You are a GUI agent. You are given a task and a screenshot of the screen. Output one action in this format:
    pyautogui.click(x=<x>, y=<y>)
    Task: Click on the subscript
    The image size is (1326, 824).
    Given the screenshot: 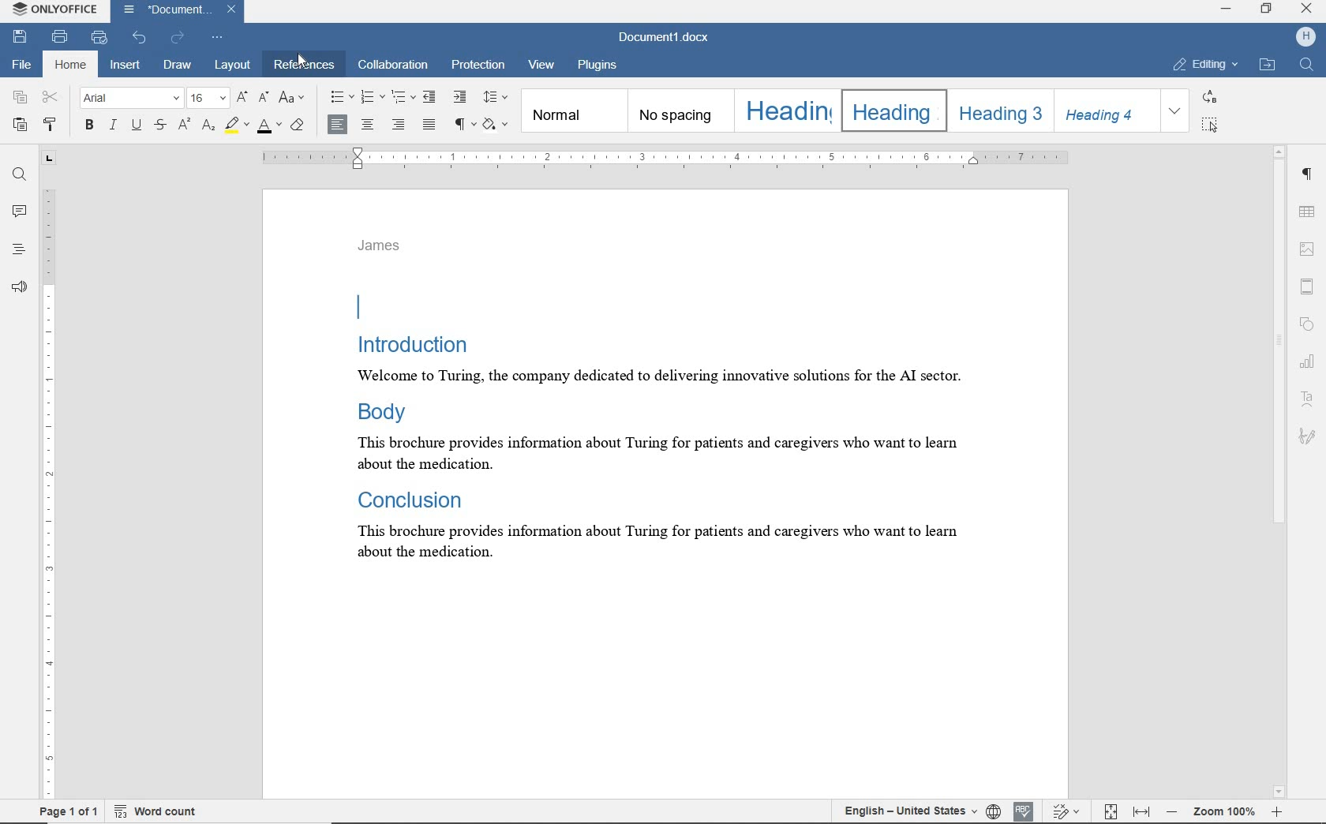 What is the action you would take?
    pyautogui.click(x=184, y=125)
    